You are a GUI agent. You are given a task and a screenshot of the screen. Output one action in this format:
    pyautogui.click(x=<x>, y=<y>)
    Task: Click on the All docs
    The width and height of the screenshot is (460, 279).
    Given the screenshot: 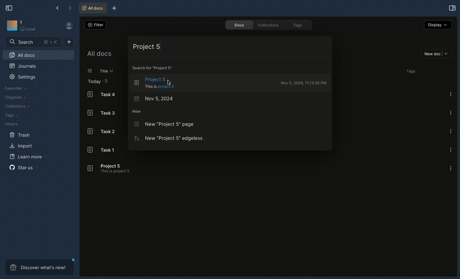 What is the action you would take?
    pyautogui.click(x=102, y=55)
    